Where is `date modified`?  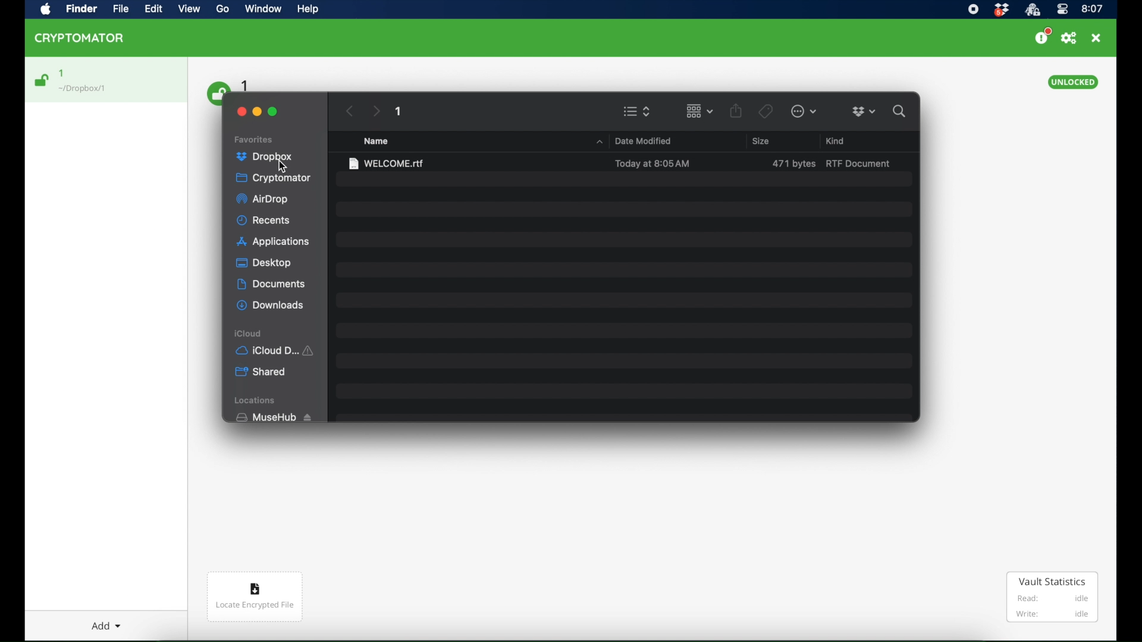
date modified is located at coordinates (642, 141).